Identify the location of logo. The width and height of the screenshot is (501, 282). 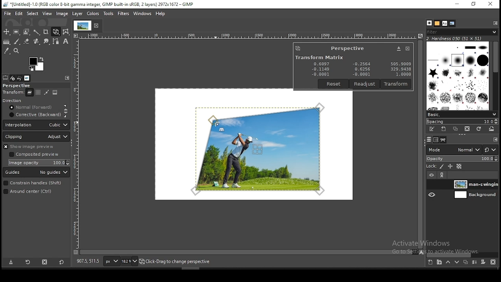
(298, 48).